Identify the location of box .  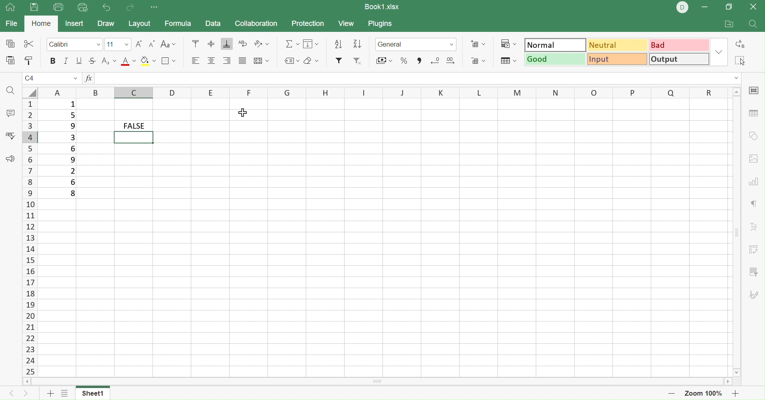
(57, 127).